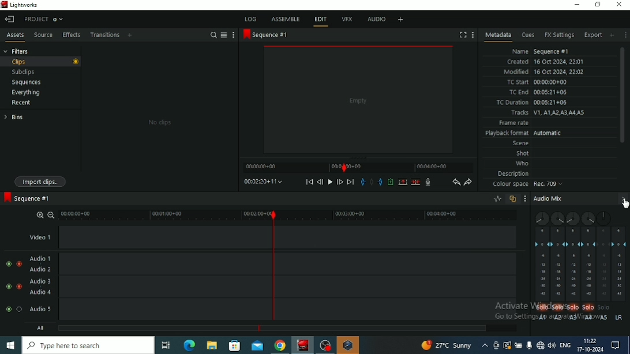 The image size is (630, 354). Describe the element at coordinates (539, 50) in the screenshot. I see `Name` at that location.